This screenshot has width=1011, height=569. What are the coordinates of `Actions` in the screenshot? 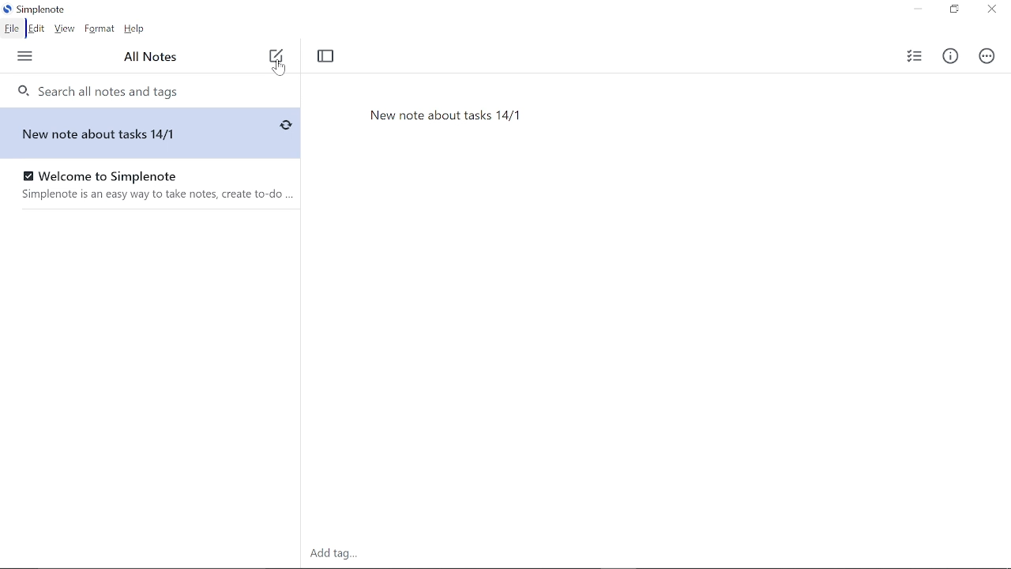 It's located at (985, 56).